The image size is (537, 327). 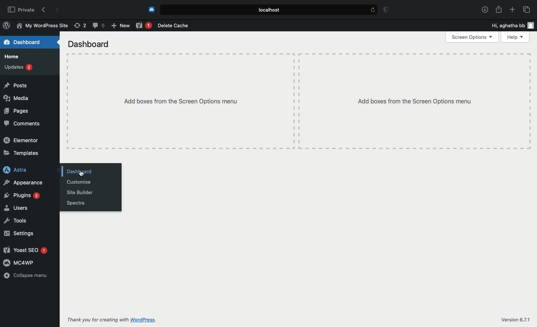 I want to click on Dashboard, so click(x=83, y=170).